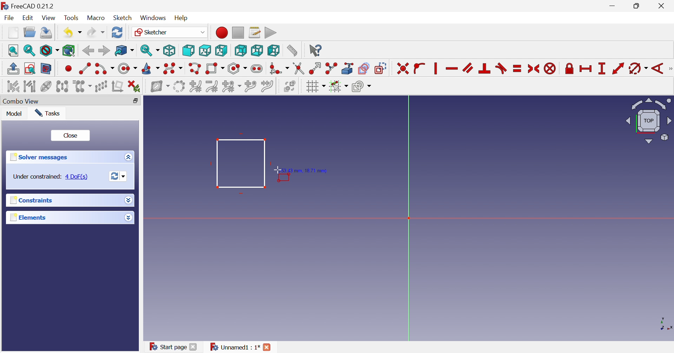  I want to click on Start page, so click(167, 346).